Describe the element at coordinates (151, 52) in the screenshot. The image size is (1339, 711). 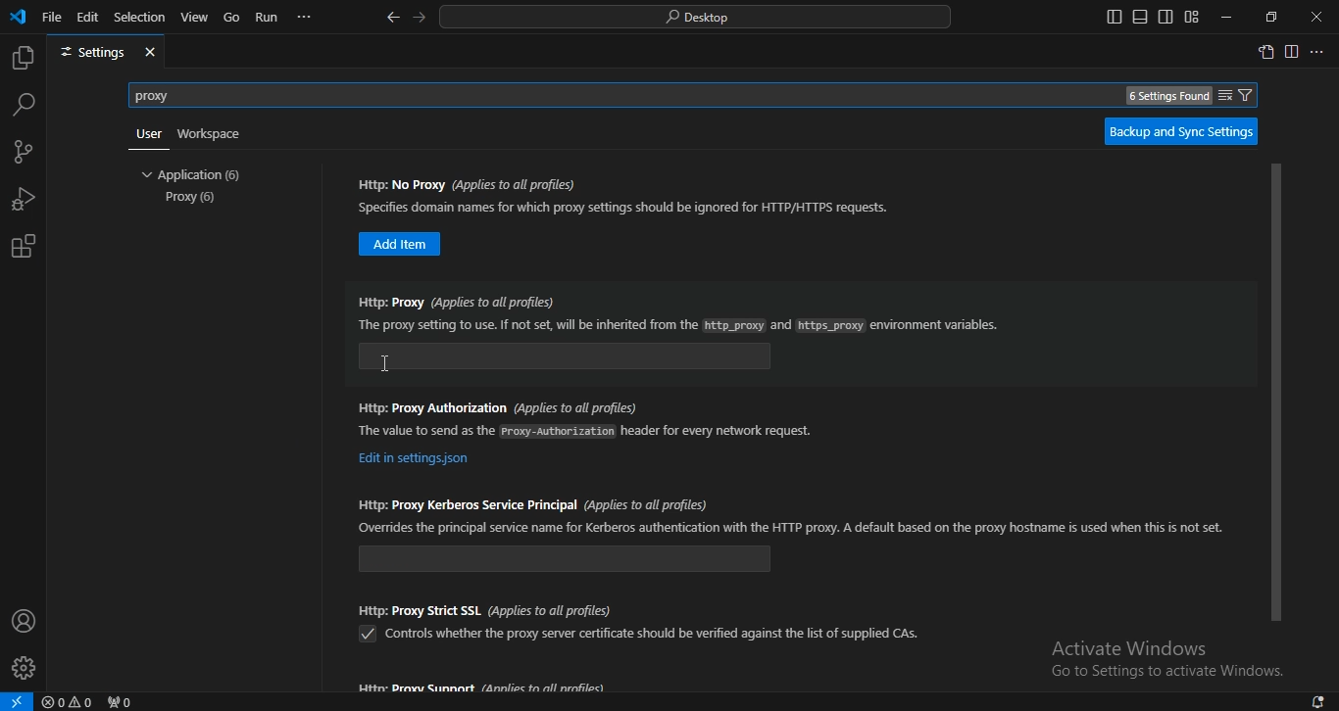
I see `close` at that location.